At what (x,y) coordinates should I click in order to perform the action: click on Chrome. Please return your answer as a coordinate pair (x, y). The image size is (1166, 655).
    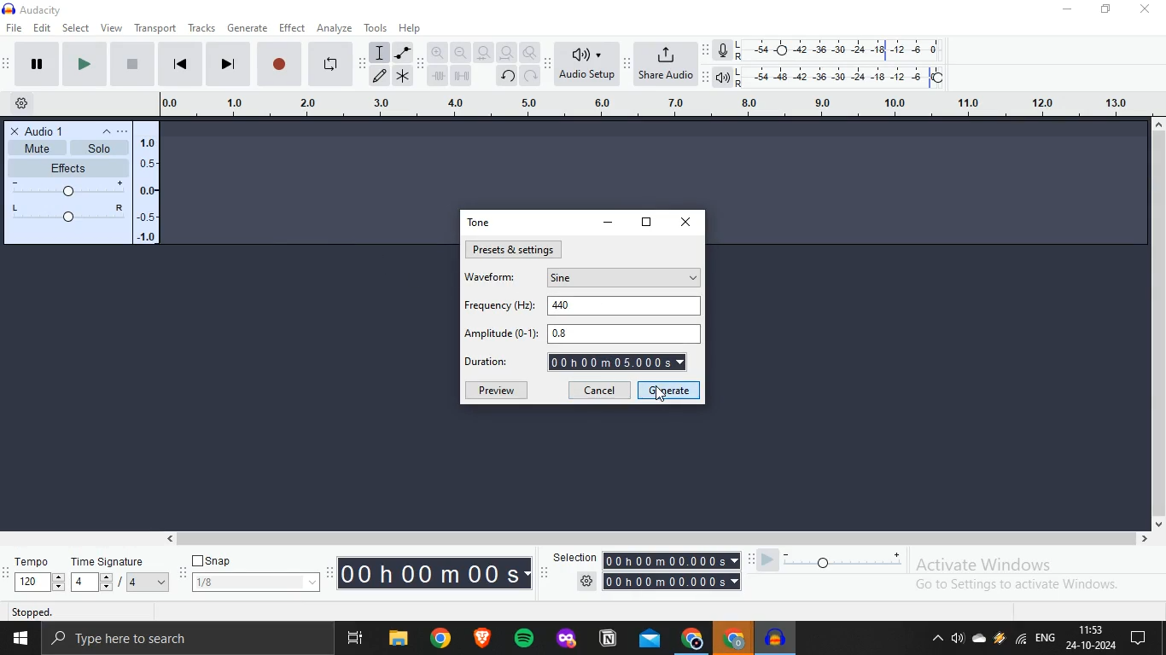
    Looking at the image, I should click on (444, 640).